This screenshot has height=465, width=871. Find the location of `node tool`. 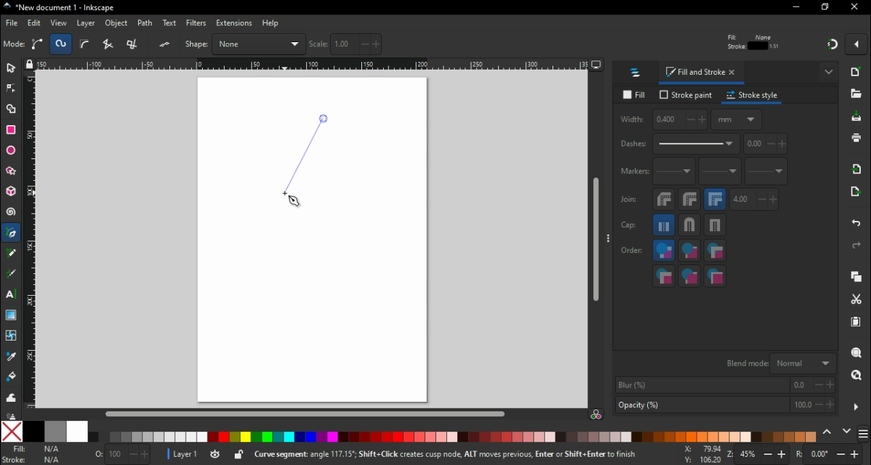

node tool is located at coordinates (11, 92).